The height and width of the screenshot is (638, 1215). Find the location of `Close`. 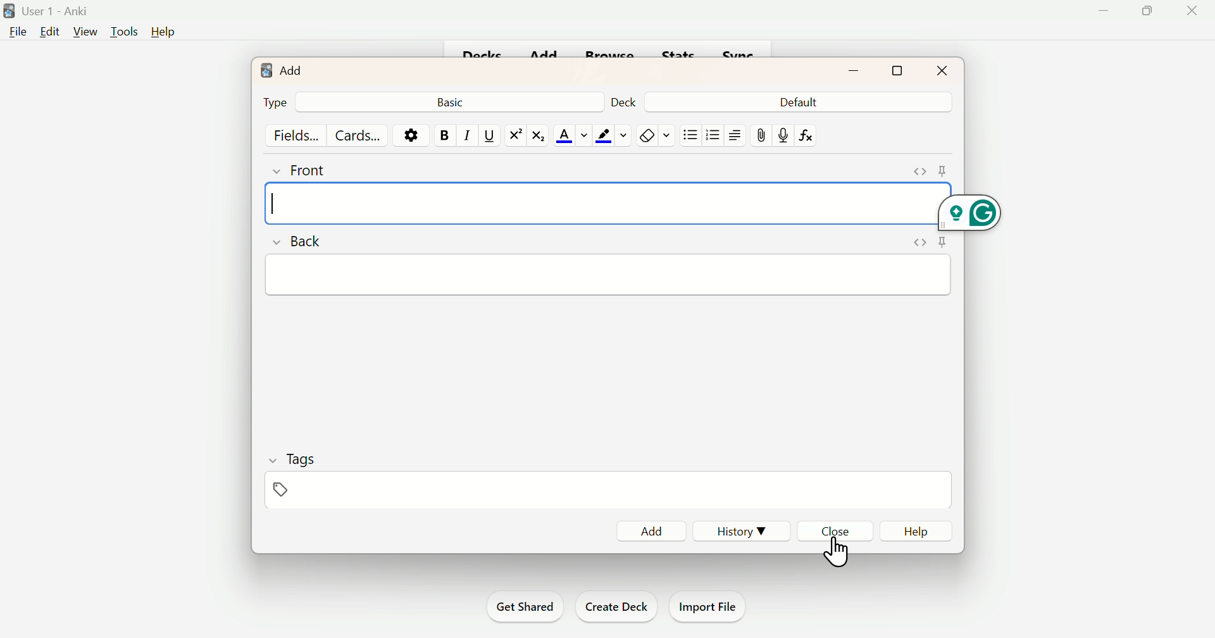

Close is located at coordinates (1192, 11).